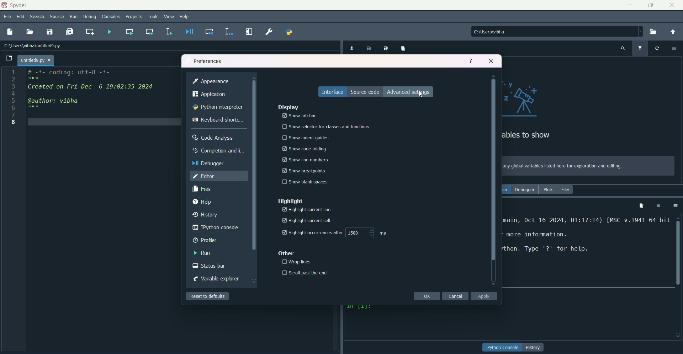 The width and height of the screenshot is (683, 354). I want to click on scrollbar, so click(678, 251).